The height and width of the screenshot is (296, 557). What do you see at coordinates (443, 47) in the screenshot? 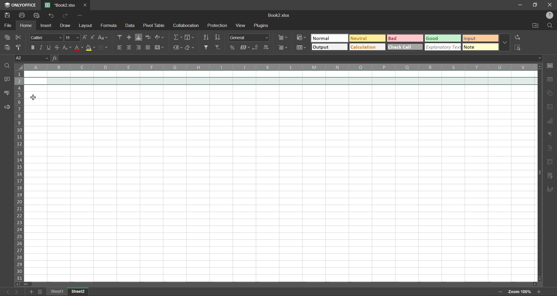
I see `explanatory text` at bounding box center [443, 47].